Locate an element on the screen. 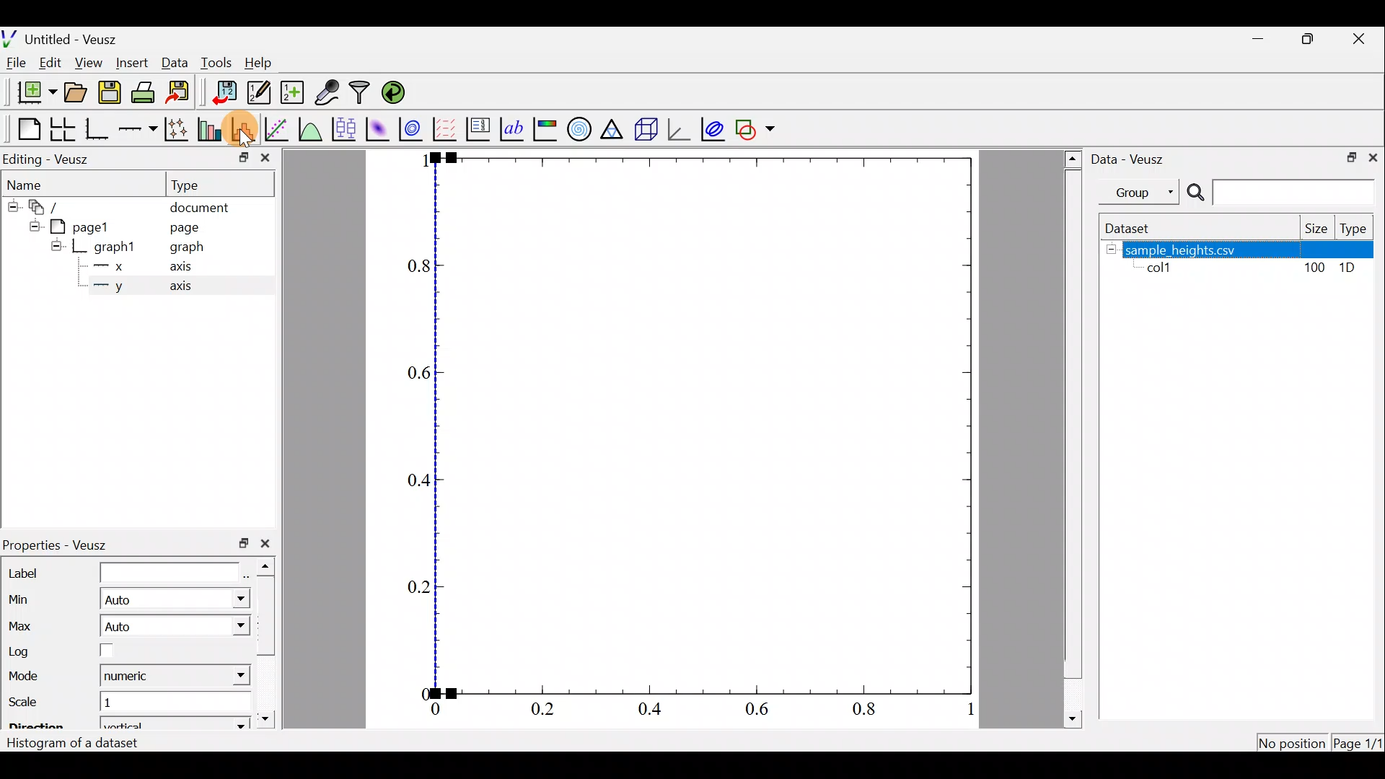 The image size is (1385, 779). hide is located at coordinates (1111, 249).